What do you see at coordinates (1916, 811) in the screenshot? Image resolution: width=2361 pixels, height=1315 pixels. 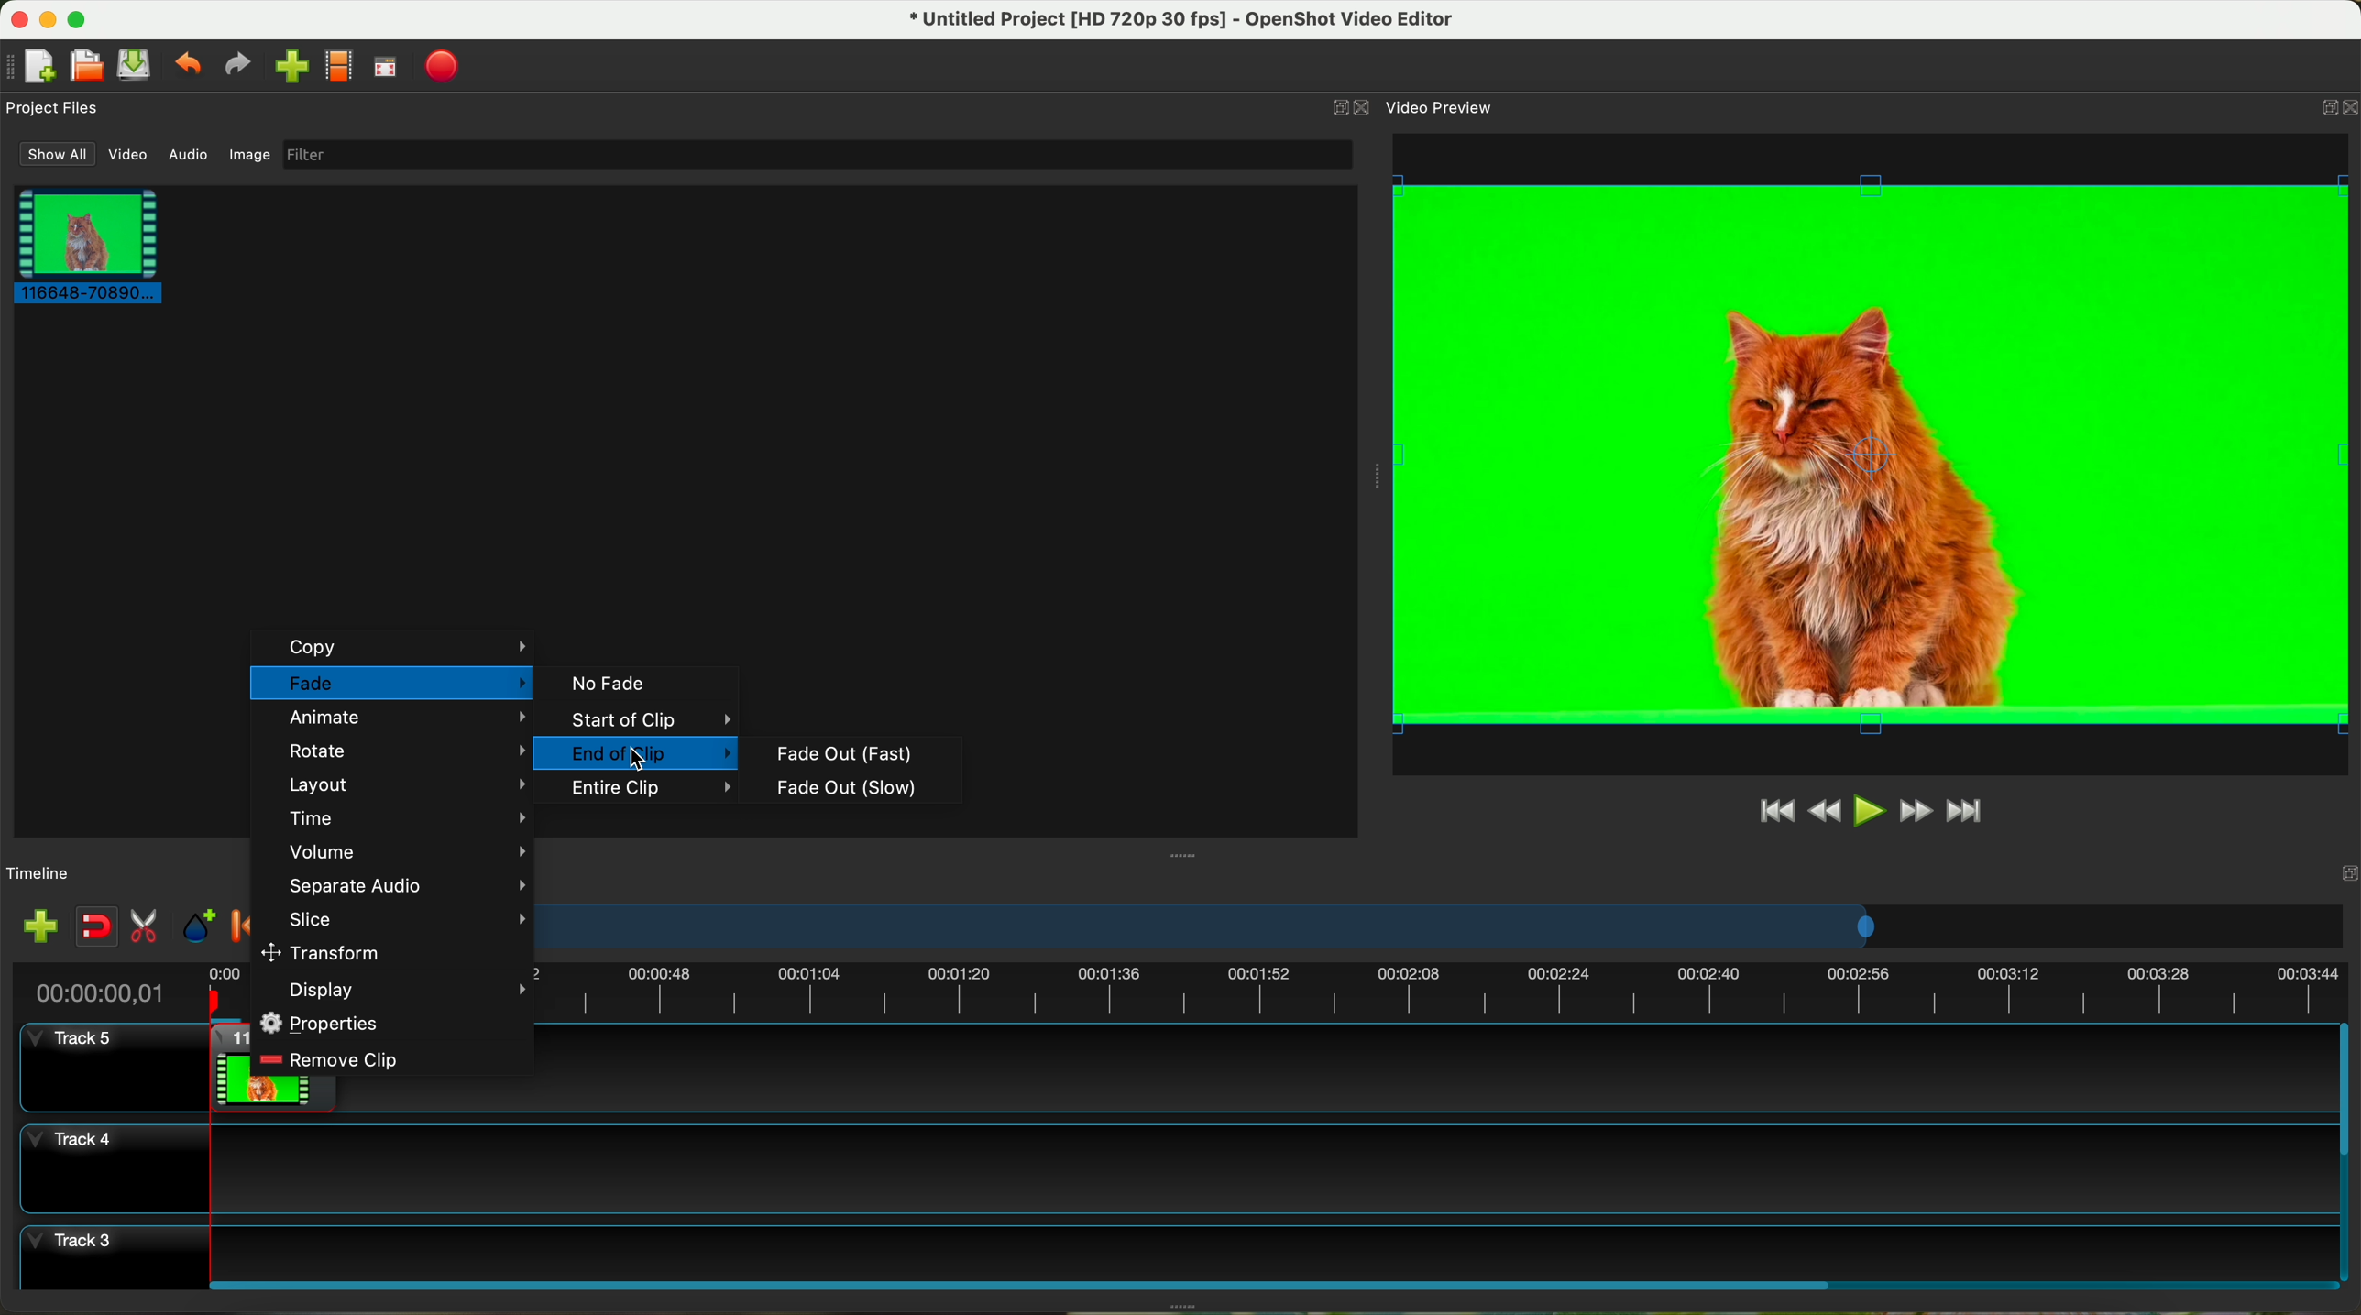 I see `fast foward` at bounding box center [1916, 811].